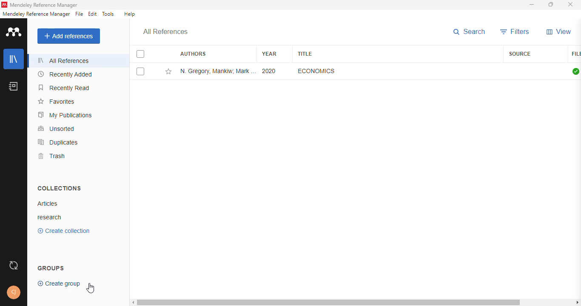 This screenshot has width=581, height=306. I want to click on select, so click(140, 72).